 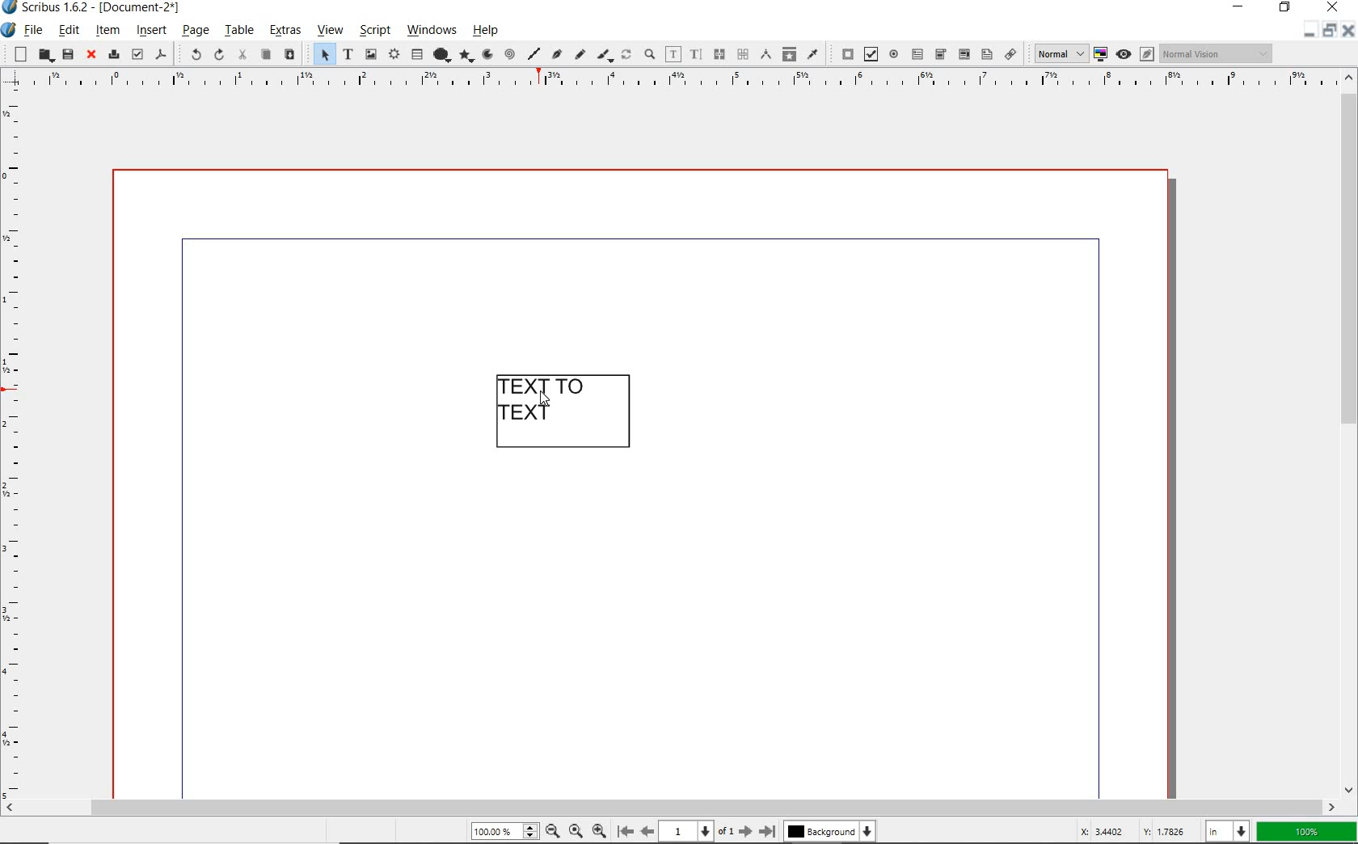 I want to click on scrollbar, so click(x=1350, y=433).